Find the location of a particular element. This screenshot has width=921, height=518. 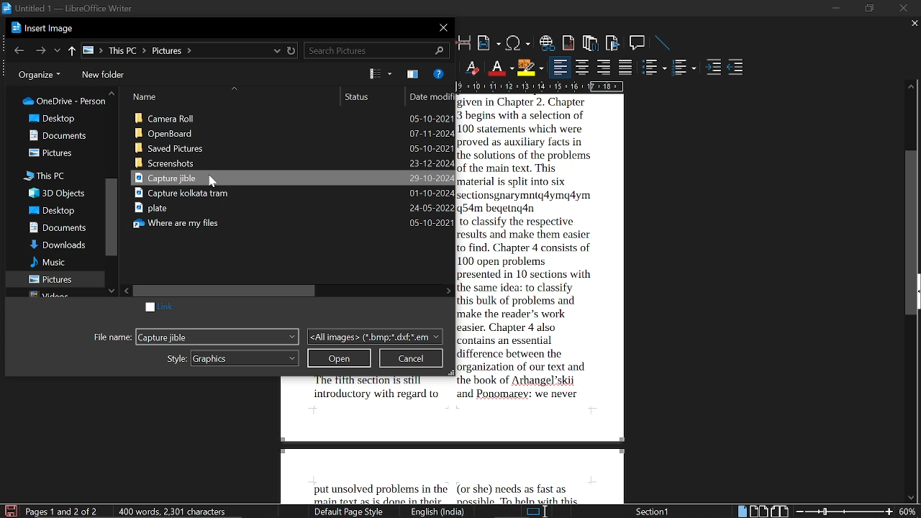

scale is located at coordinates (540, 86).